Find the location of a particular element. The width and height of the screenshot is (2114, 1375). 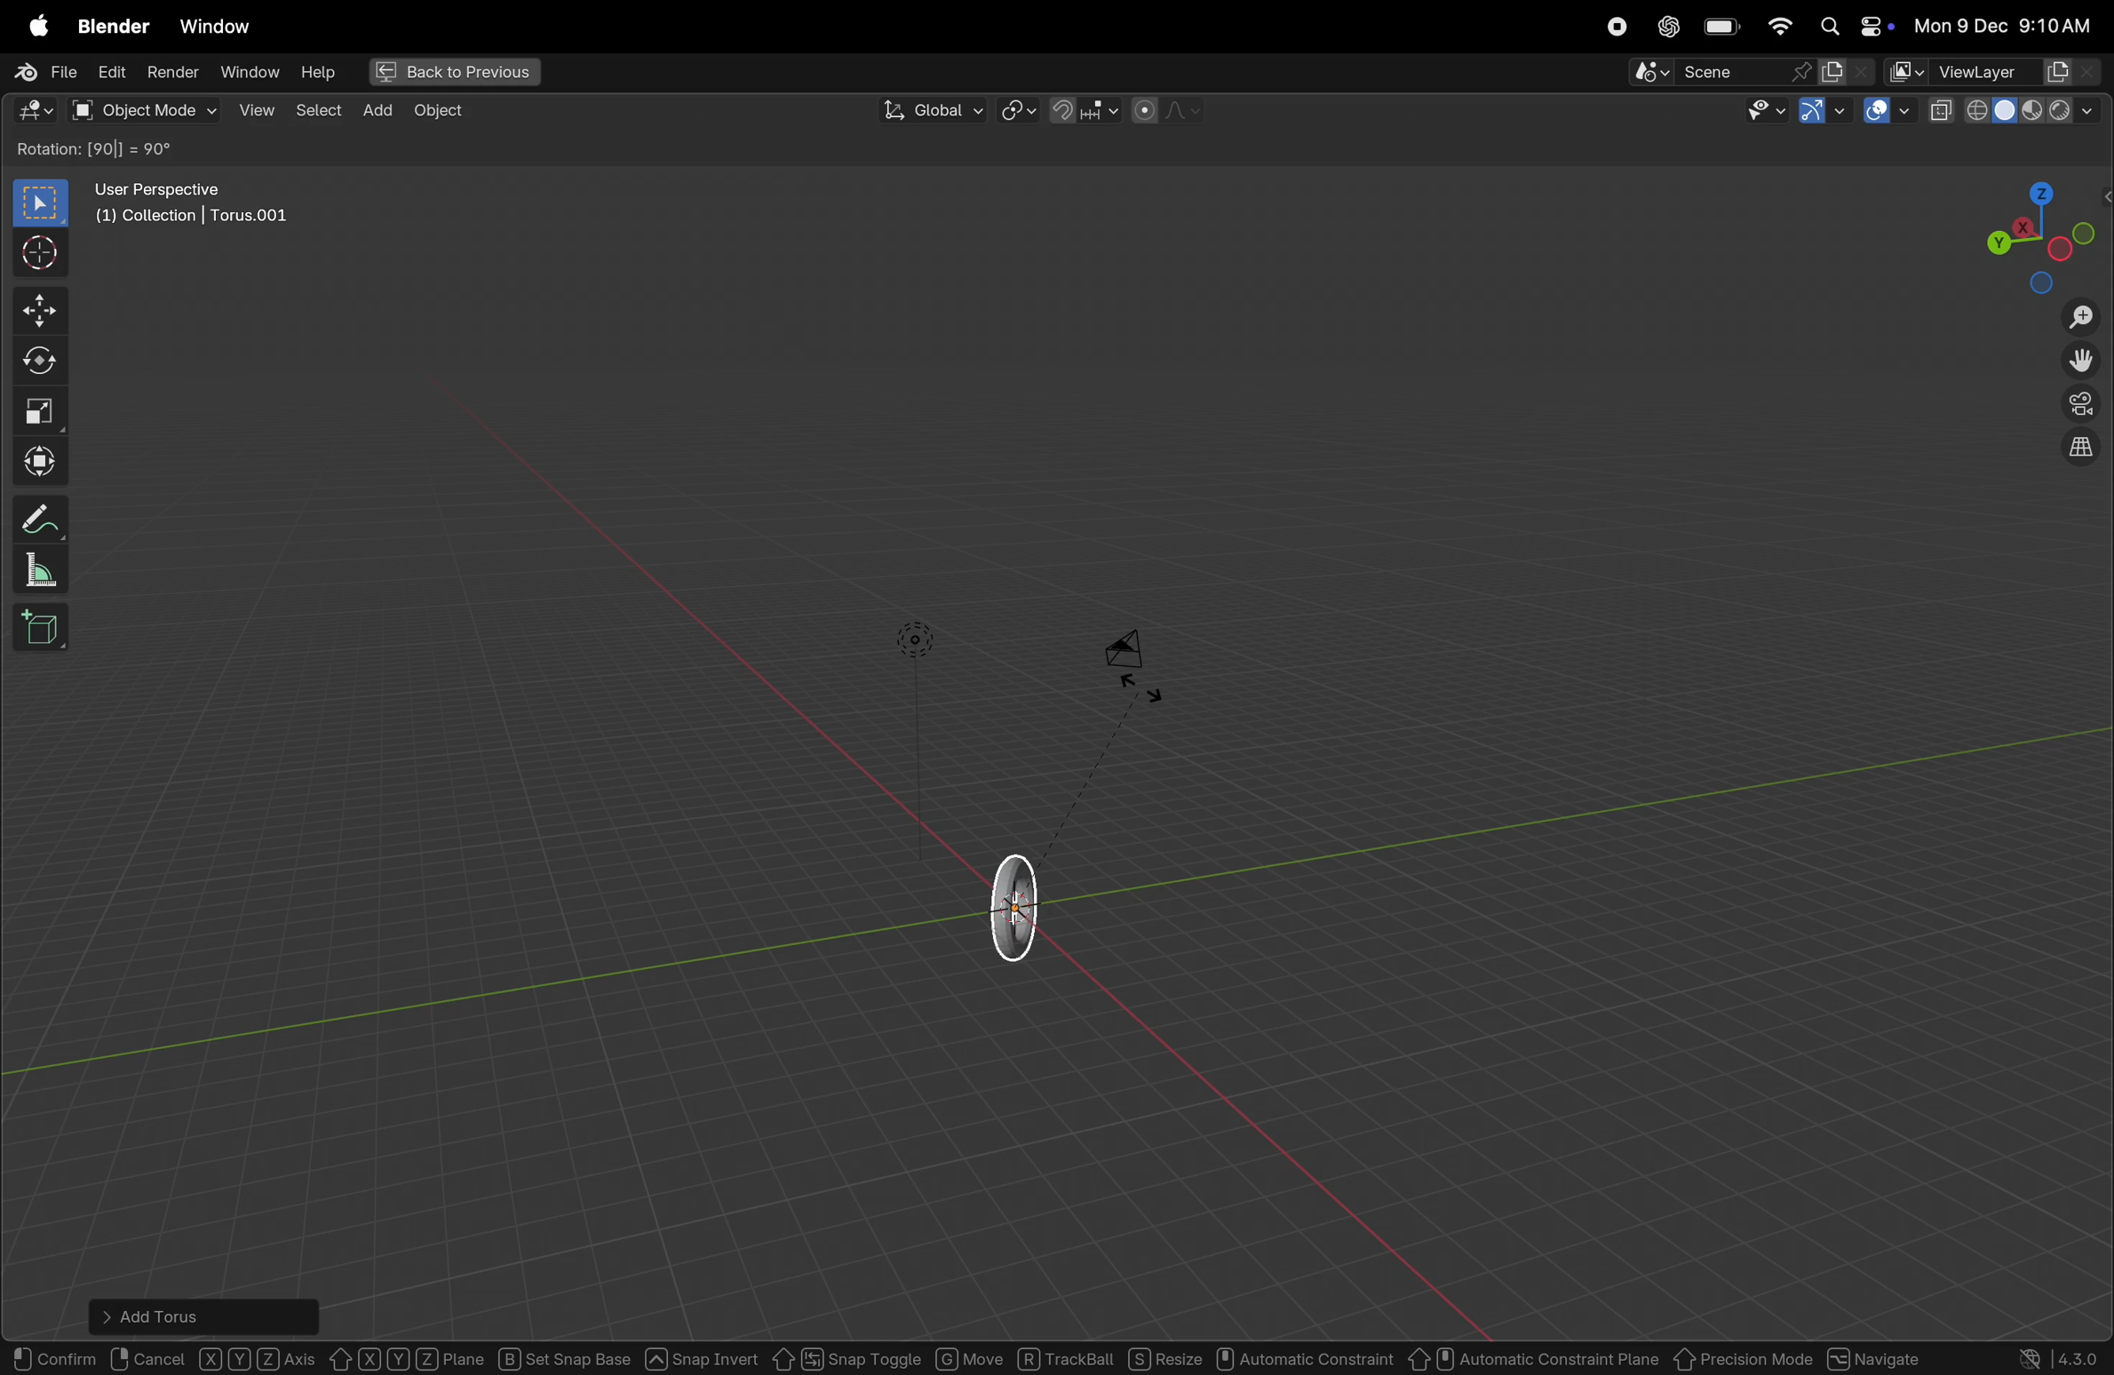

date and time is located at coordinates (2009, 25).